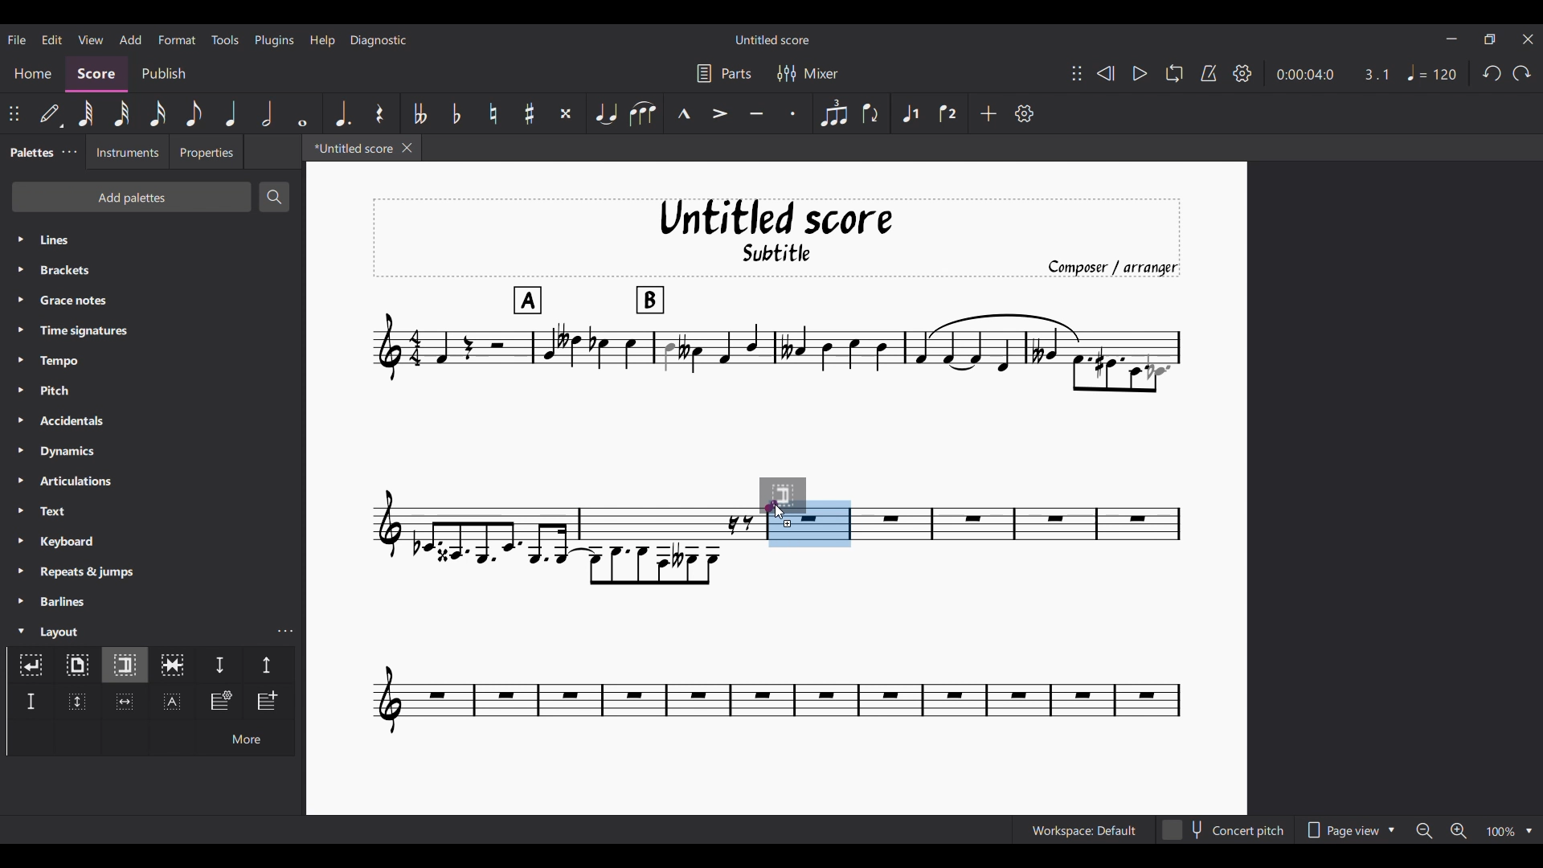 Image resolution: width=1543 pixels, height=868 pixels. Describe the element at coordinates (172, 665) in the screenshot. I see `Keep measures on the same system` at that location.